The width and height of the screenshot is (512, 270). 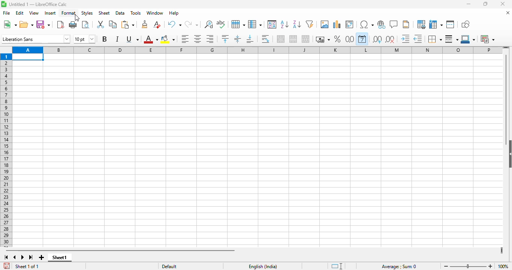 What do you see at coordinates (50, 13) in the screenshot?
I see `insert` at bounding box center [50, 13].